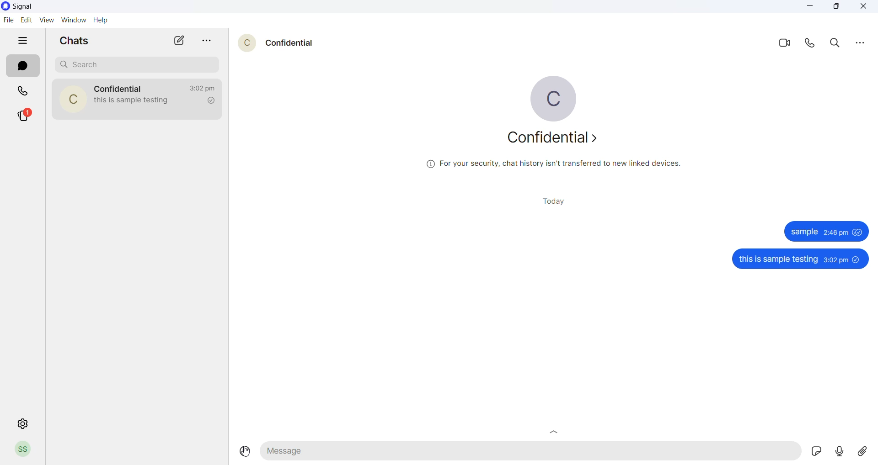  I want to click on more options, so click(208, 41).